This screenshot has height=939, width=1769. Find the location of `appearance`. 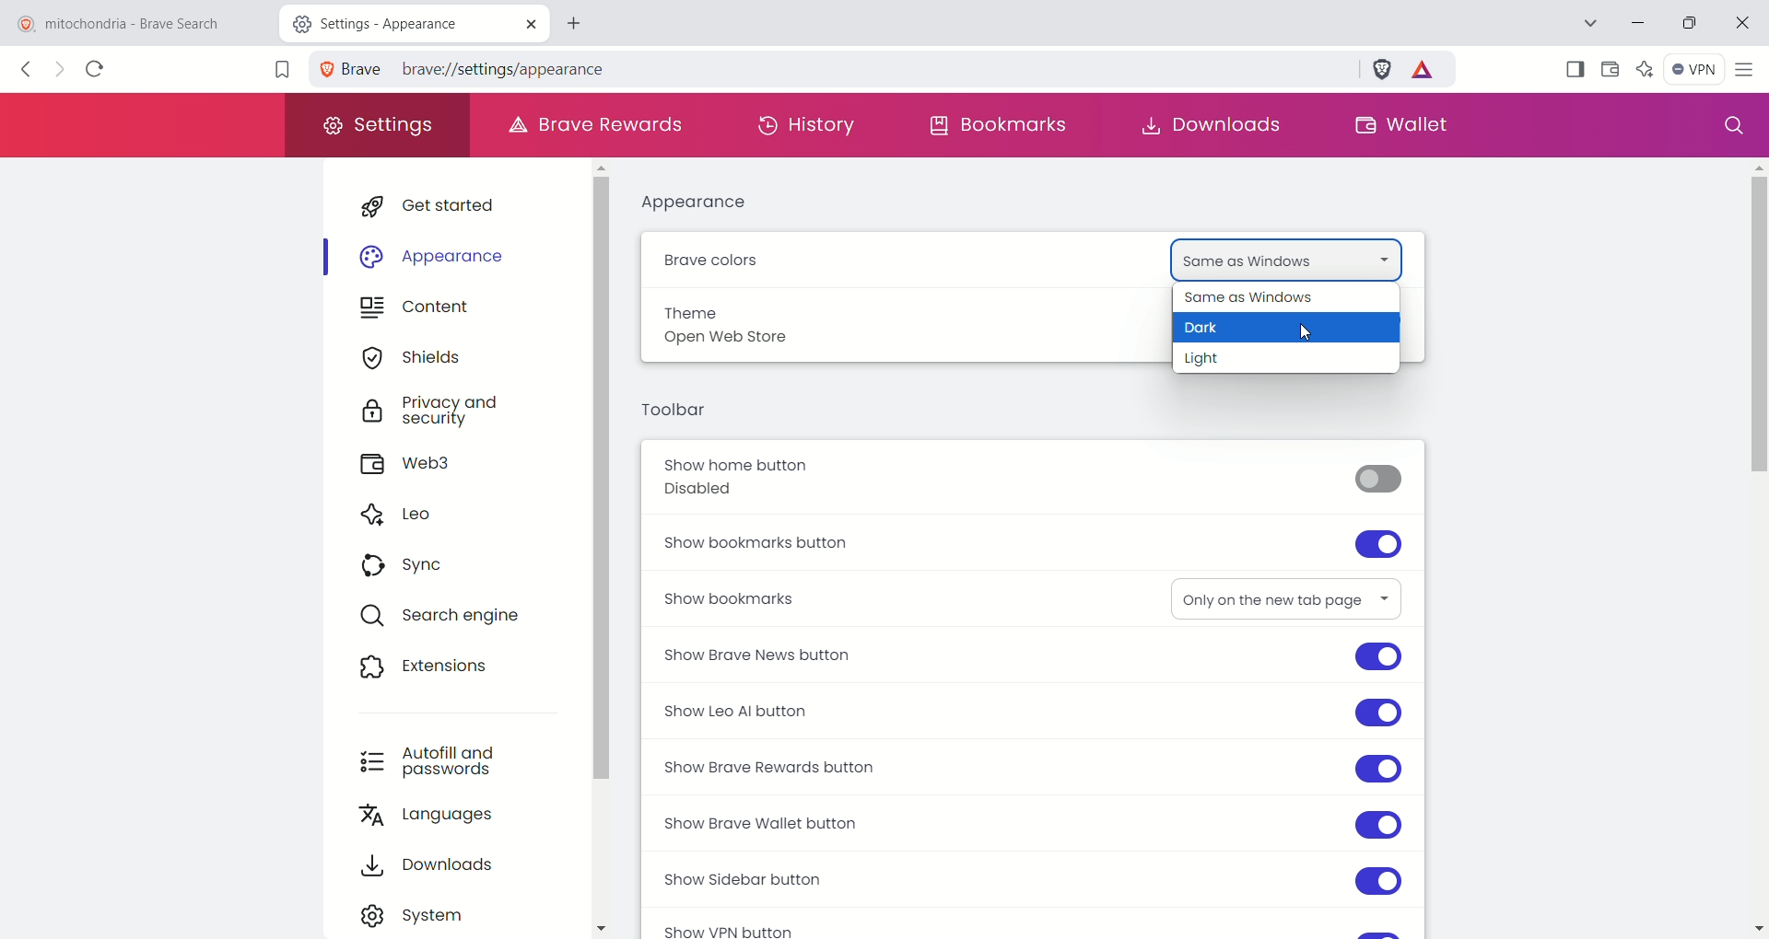

appearance is located at coordinates (700, 205).